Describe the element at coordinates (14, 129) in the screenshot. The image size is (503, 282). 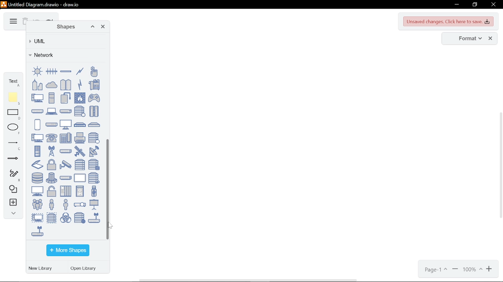
I see `ellipse` at that location.